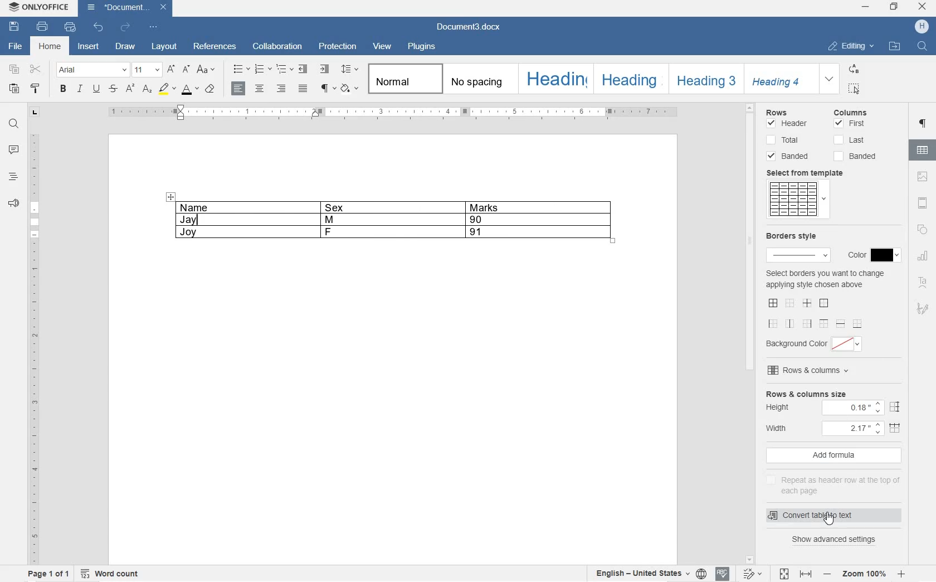  Describe the element at coordinates (13, 150) in the screenshot. I see `COMMENT` at that location.